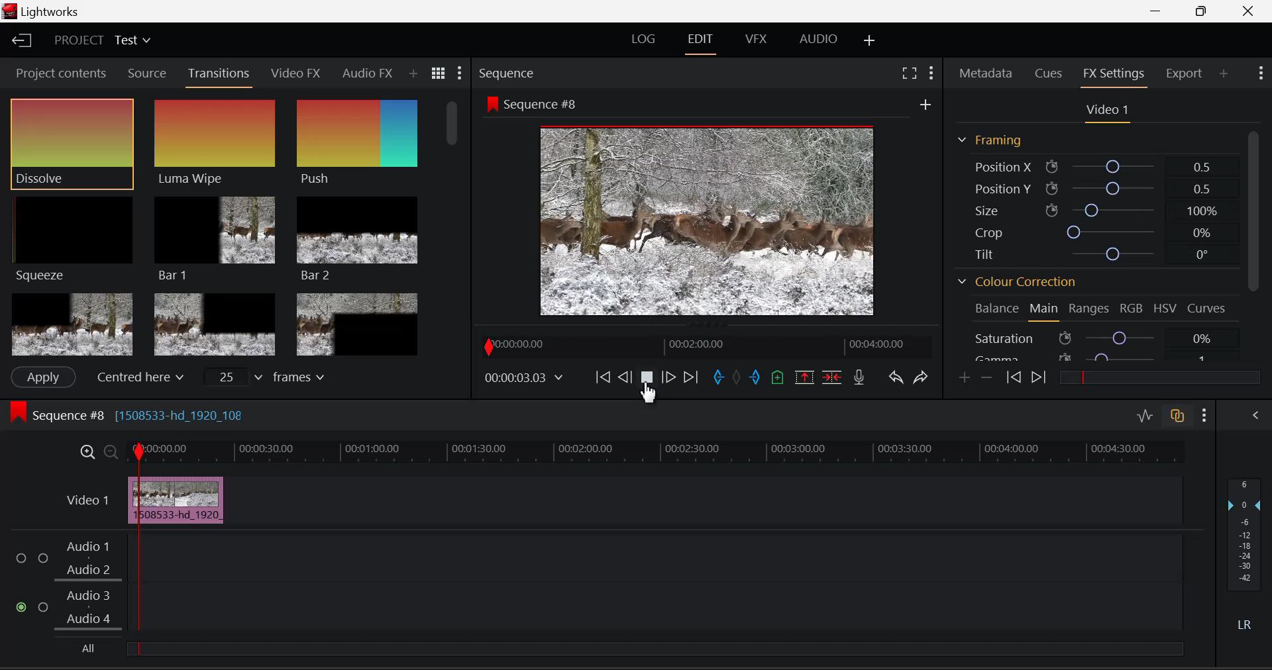 The image size is (1272, 670). Describe the element at coordinates (268, 376) in the screenshot. I see `frames input` at that location.